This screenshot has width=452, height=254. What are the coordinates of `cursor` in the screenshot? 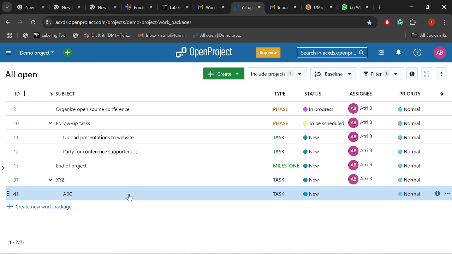 It's located at (130, 198).